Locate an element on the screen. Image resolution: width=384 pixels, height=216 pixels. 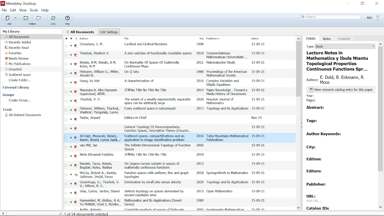
2019 is located at coordinates (200, 154).